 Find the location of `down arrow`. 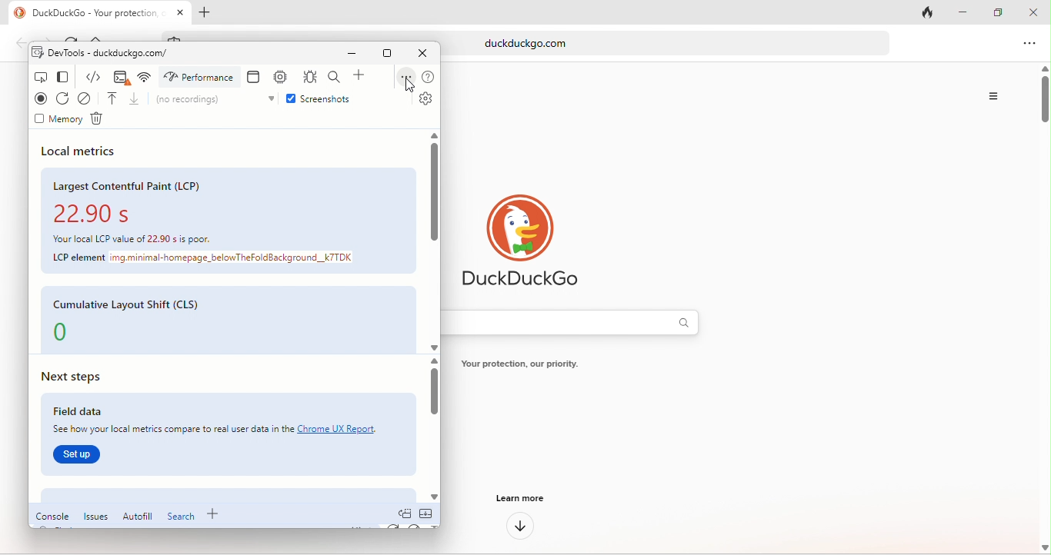

down arrow is located at coordinates (521, 527).